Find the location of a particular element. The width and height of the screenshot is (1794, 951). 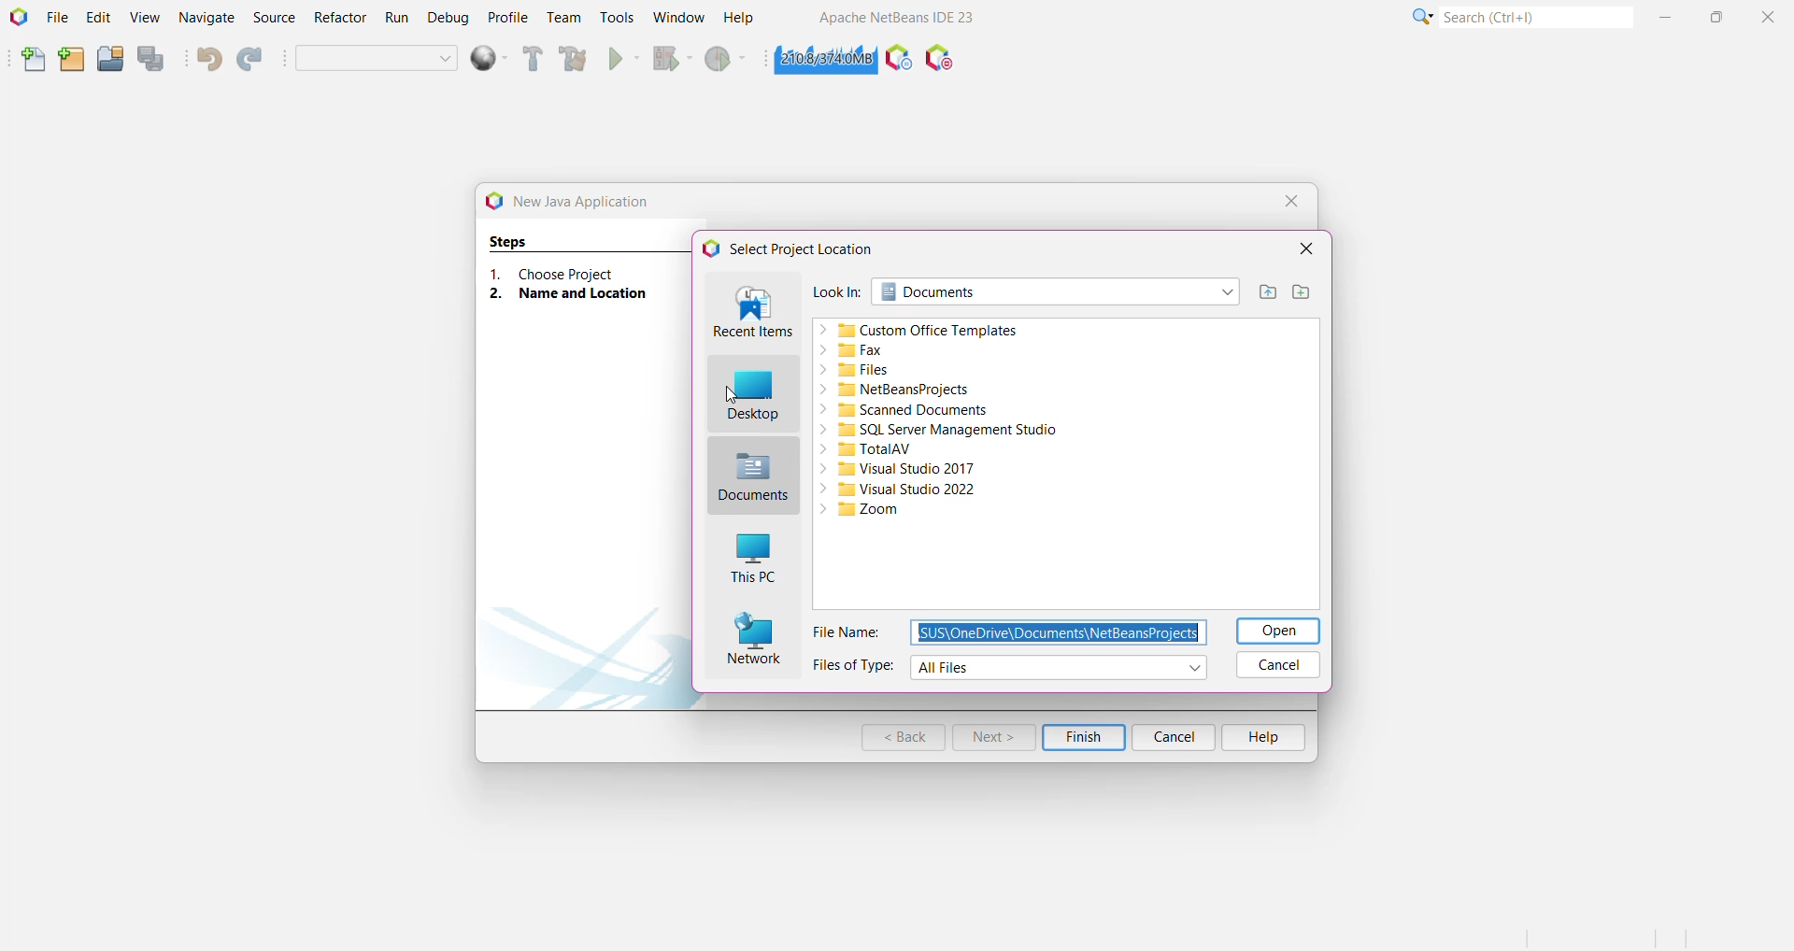

Cancel is located at coordinates (1278, 666).